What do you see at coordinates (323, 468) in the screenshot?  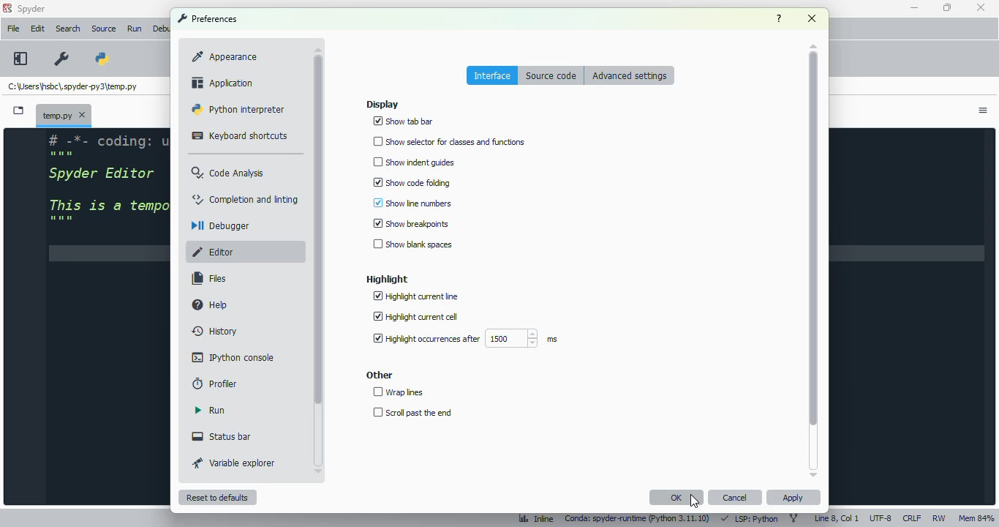 I see `Down` at bounding box center [323, 468].